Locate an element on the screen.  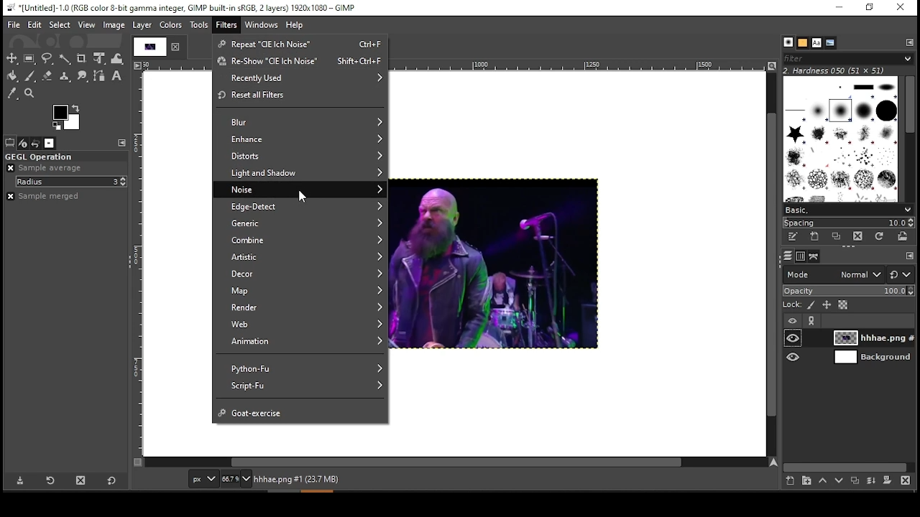
scroll bar is located at coordinates (847, 465).